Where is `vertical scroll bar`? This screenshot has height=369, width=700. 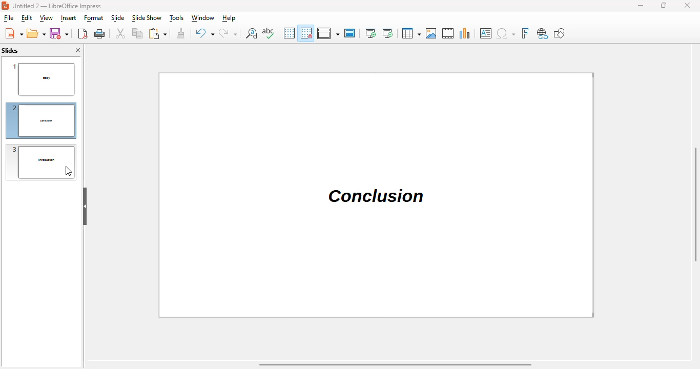 vertical scroll bar is located at coordinates (695, 203).